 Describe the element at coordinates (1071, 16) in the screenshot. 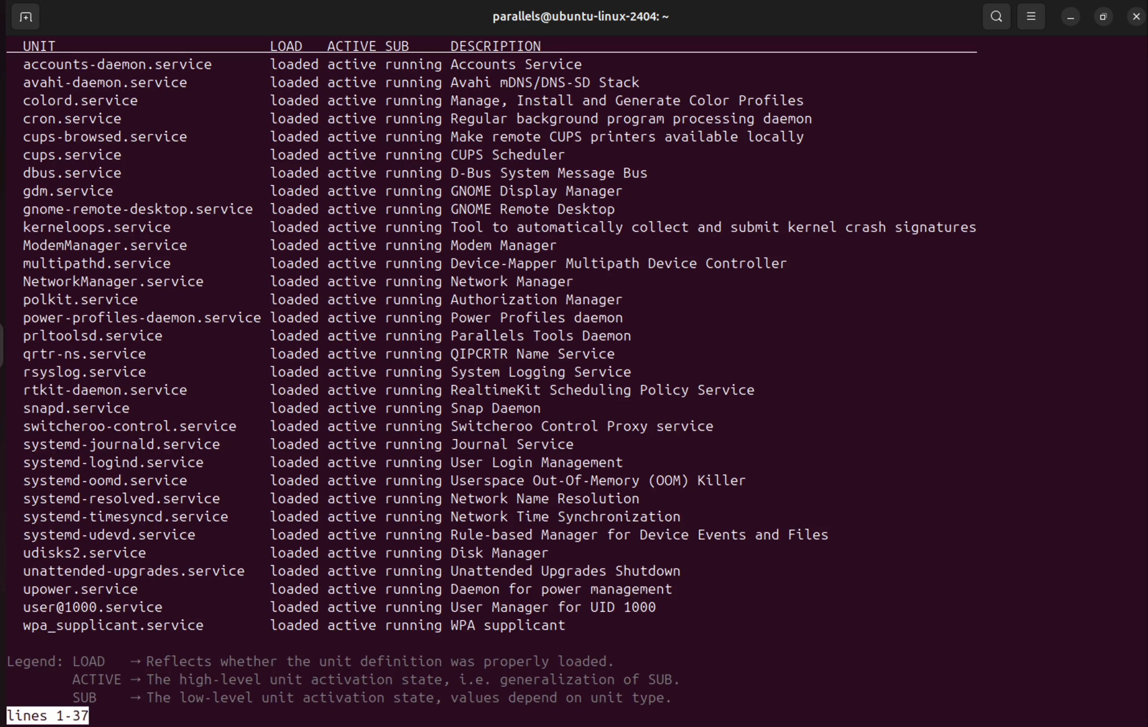

I see `minimize` at that location.